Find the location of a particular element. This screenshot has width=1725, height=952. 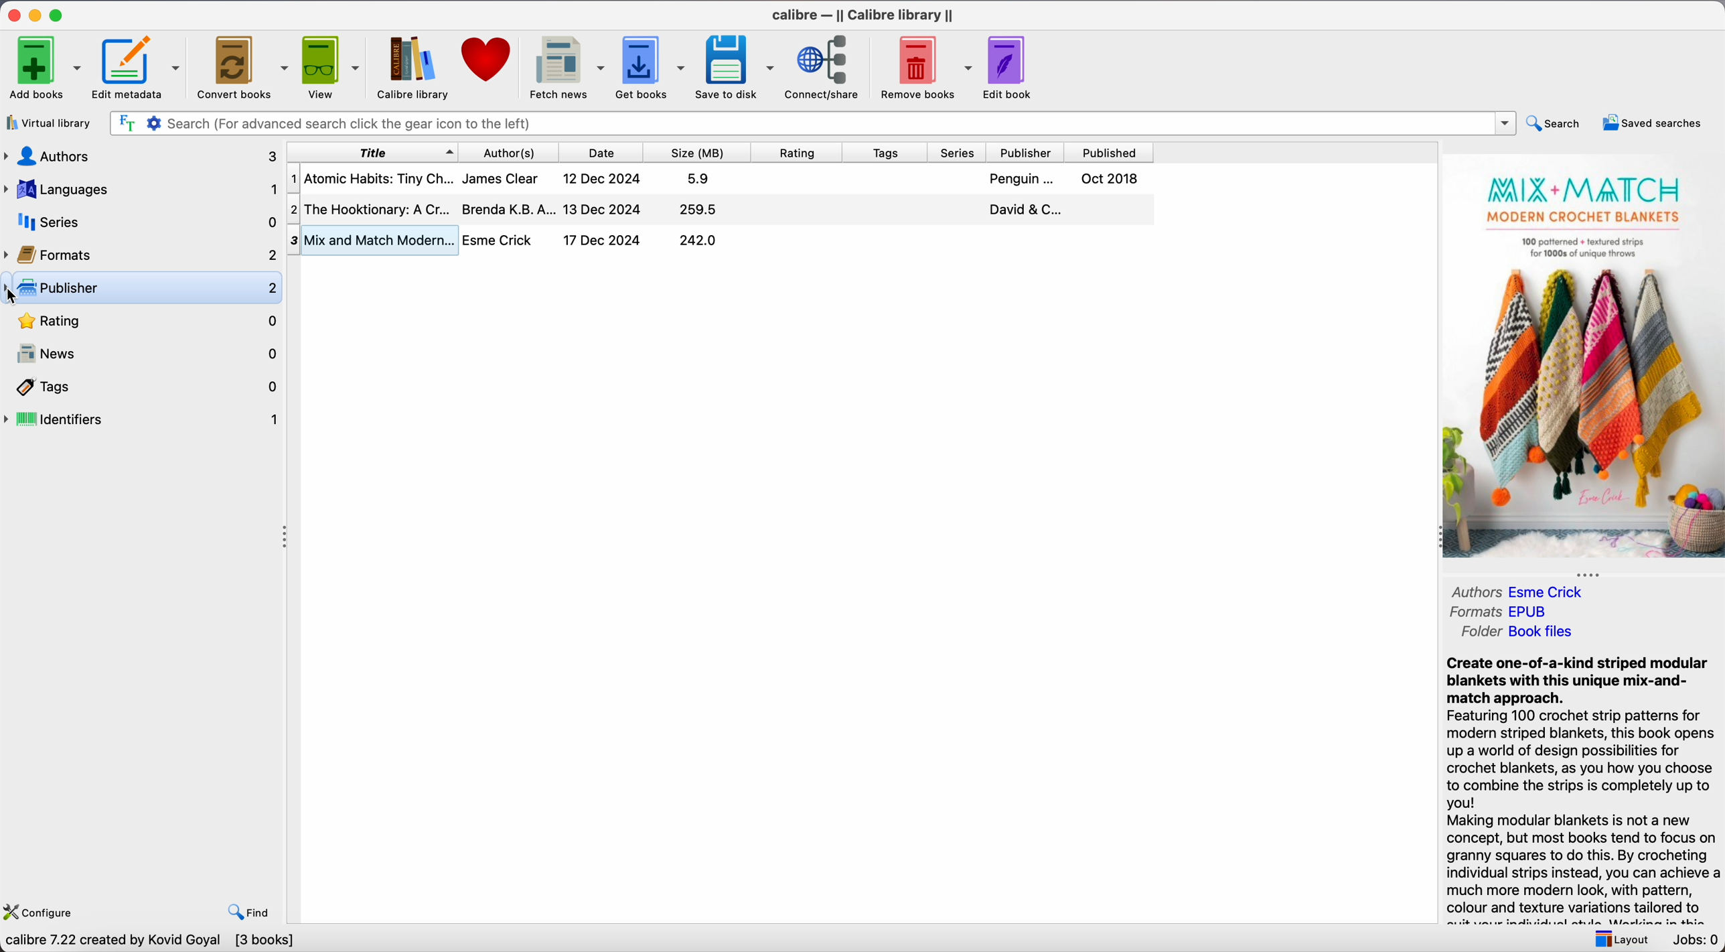

published is located at coordinates (1110, 153).